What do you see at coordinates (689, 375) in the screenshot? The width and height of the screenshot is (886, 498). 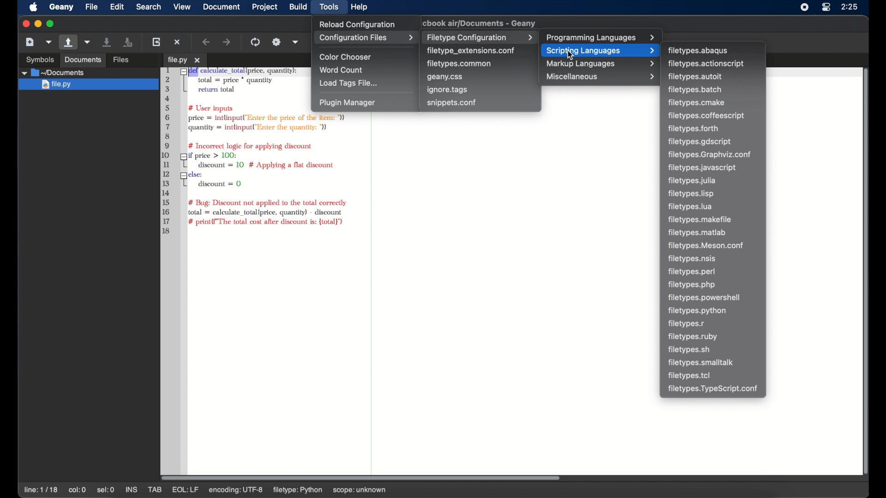 I see `filetypes` at bounding box center [689, 375].